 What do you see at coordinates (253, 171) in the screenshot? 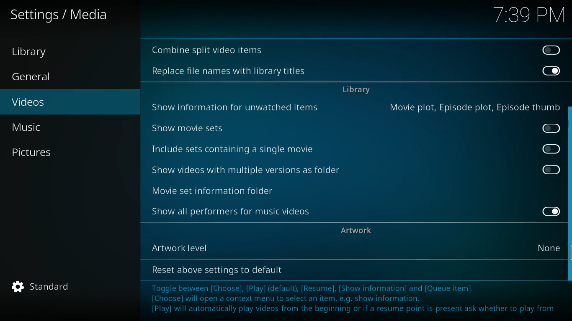
I see `show videos` at bounding box center [253, 171].